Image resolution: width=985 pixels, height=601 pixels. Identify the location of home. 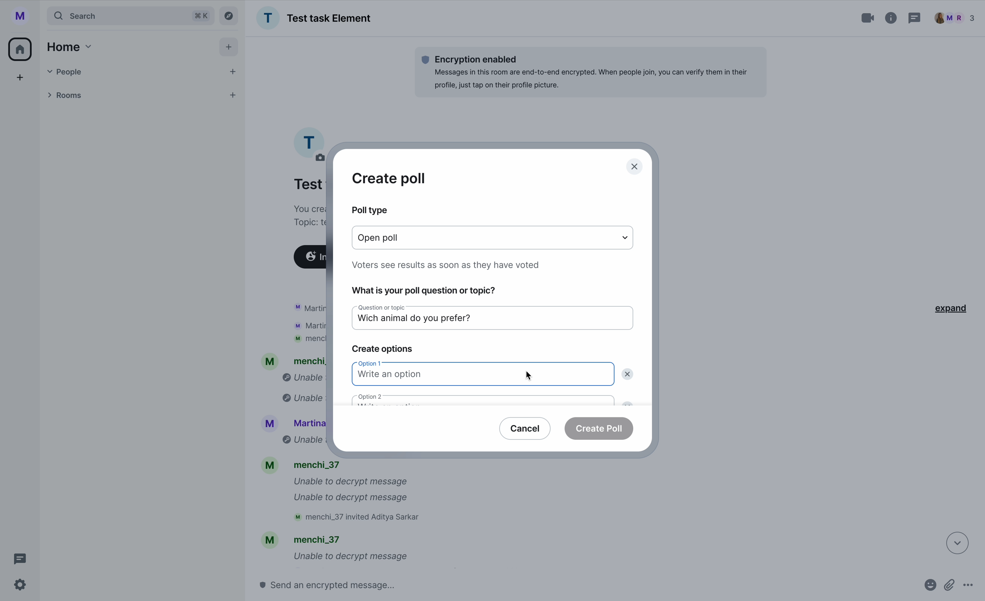
(21, 48).